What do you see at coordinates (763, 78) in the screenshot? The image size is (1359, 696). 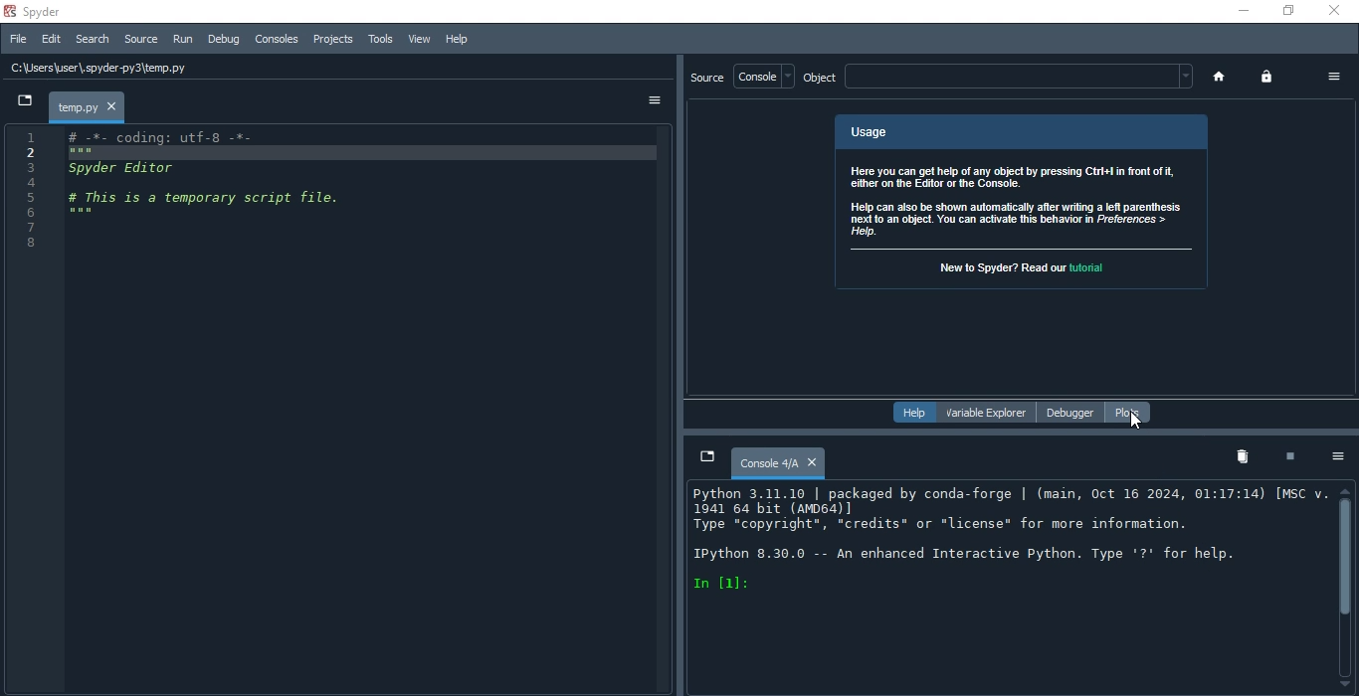 I see `console` at bounding box center [763, 78].